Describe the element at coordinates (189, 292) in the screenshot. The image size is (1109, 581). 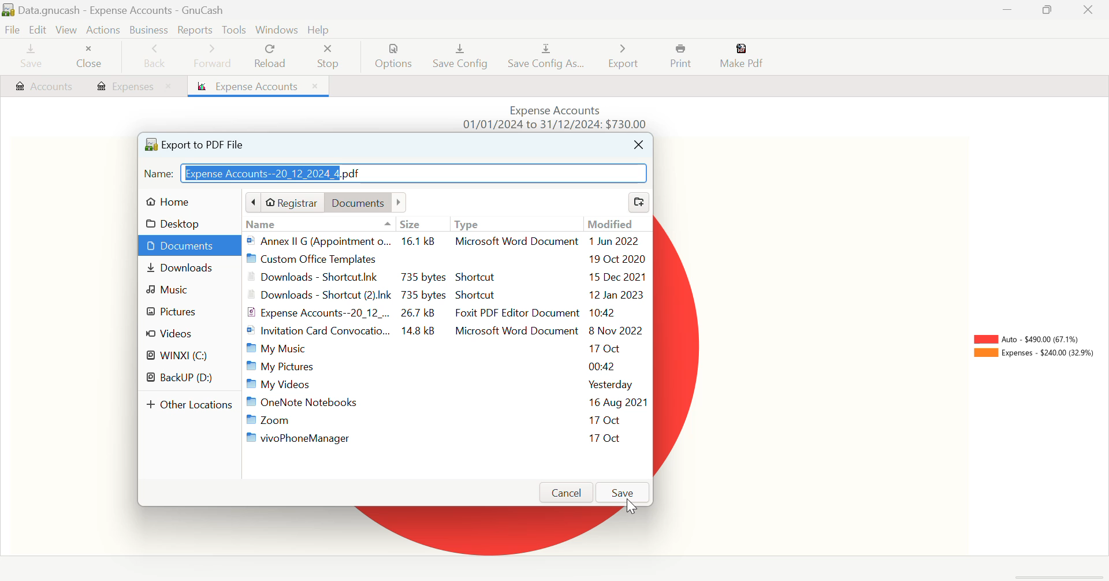
I see `Music` at that location.